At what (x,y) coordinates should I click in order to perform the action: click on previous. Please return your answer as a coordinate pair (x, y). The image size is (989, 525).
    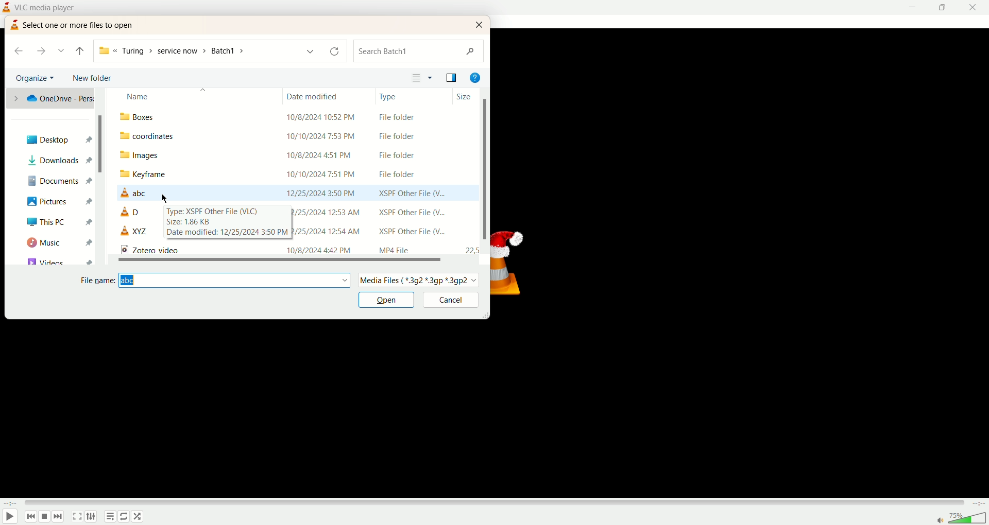
    Looking at the image, I should click on (31, 516).